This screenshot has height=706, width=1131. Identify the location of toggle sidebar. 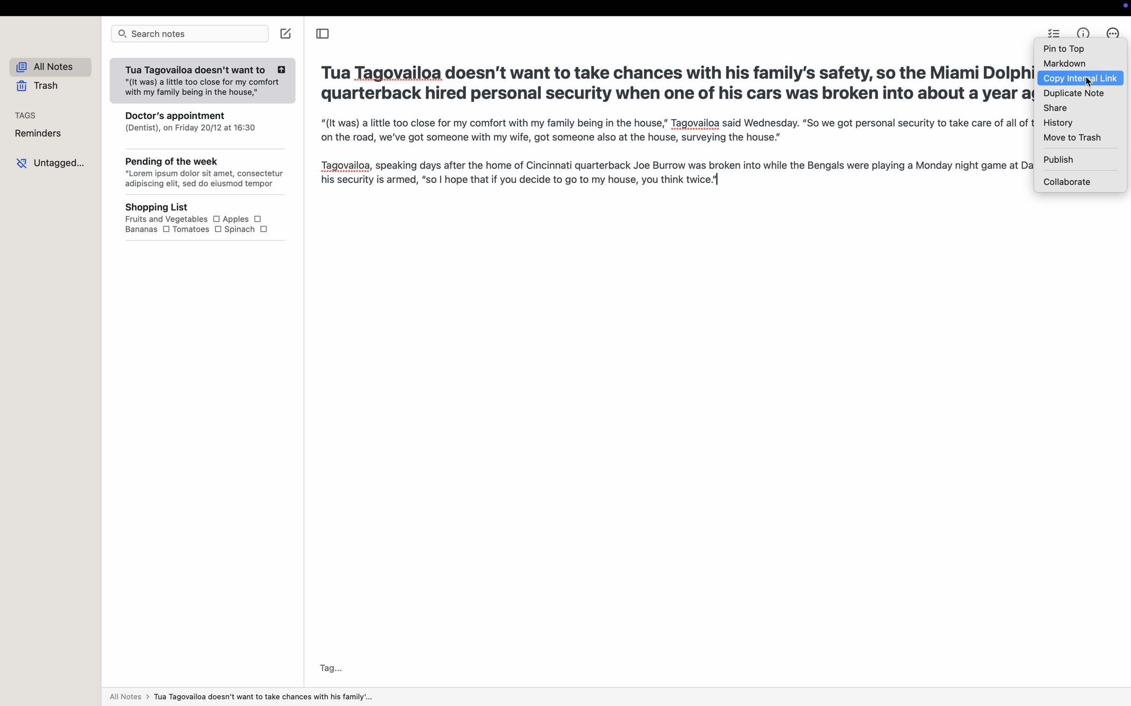
(325, 34).